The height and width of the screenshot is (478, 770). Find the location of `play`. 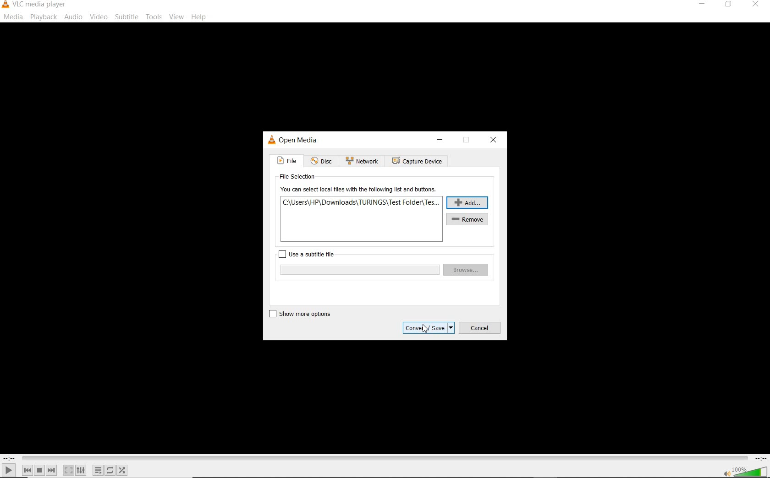

play is located at coordinates (9, 470).